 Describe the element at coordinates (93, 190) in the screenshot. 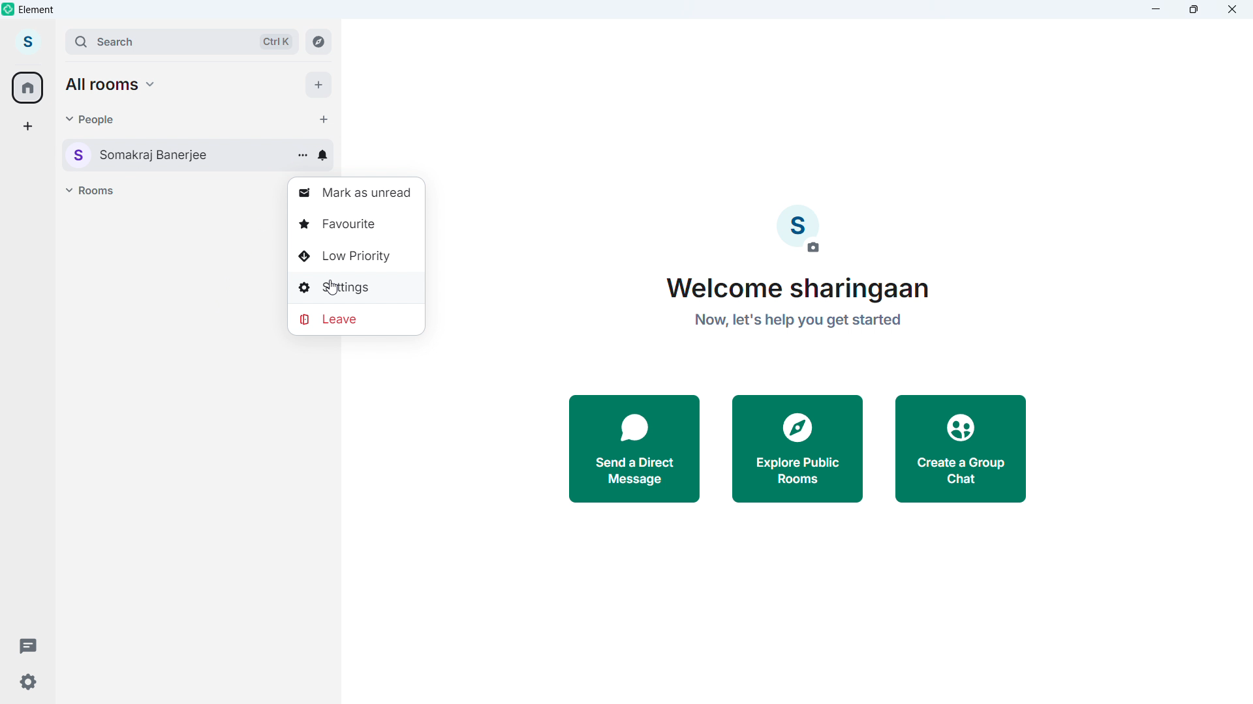

I see `Rooms ` at that location.